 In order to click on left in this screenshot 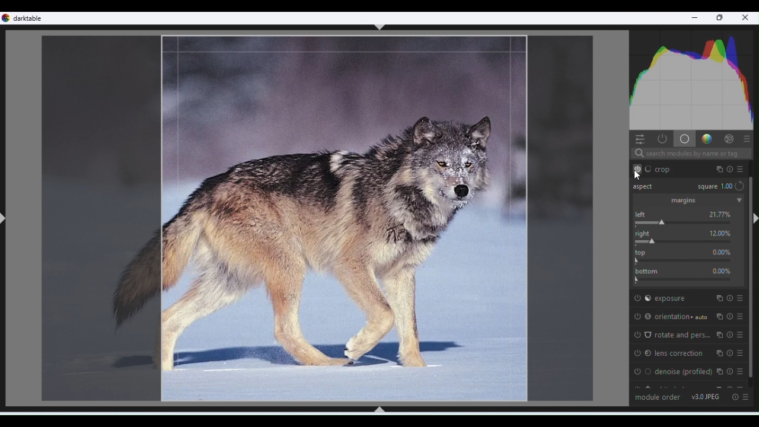, I will do `click(643, 214)`.